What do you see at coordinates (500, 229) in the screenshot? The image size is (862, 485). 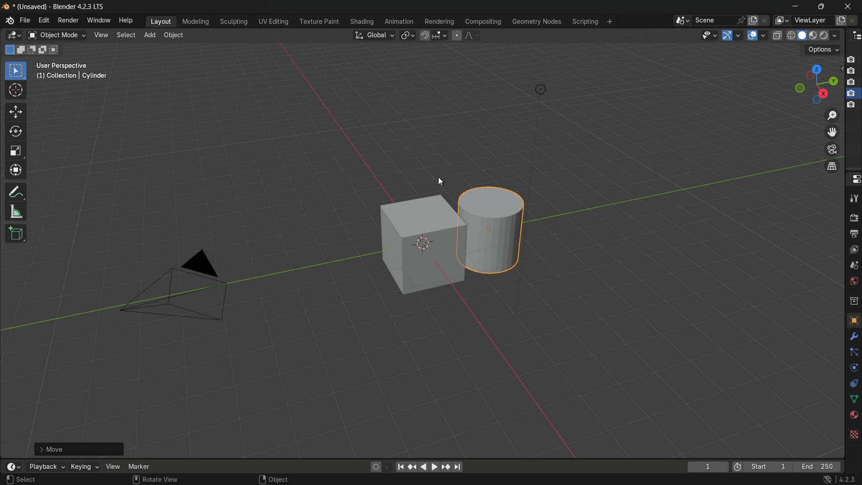 I see `cylinder` at bounding box center [500, 229].